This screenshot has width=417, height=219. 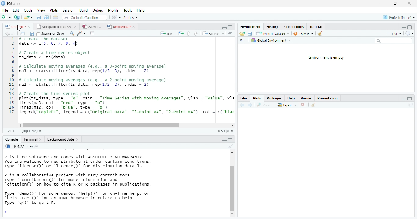 What do you see at coordinates (128, 10) in the screenshot?
I see `Tools` at bounding box center [128, 10].